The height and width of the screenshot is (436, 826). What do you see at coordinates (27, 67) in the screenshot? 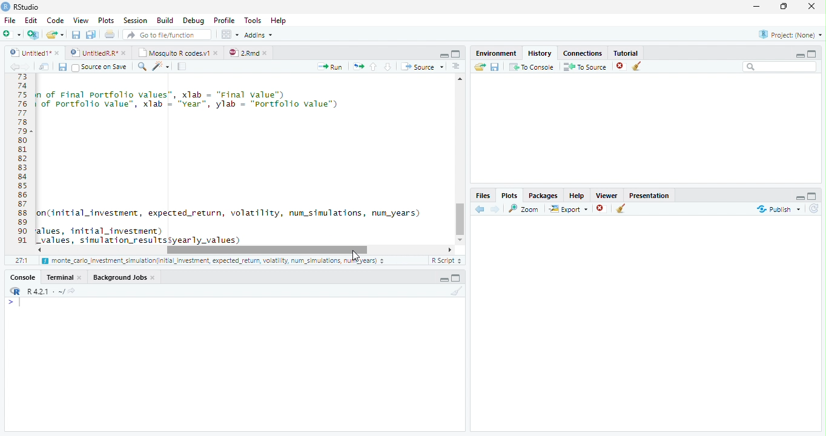
I see `next source location` at bounding box center [27, 67].